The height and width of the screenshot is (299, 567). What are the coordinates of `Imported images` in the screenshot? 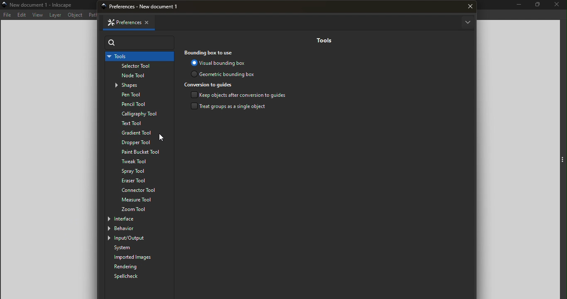 It's located at (141, 257).